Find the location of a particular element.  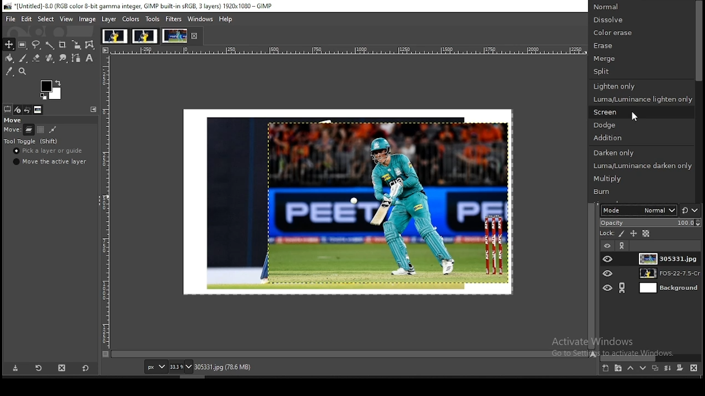

scale is located at coordinates (346, 51).